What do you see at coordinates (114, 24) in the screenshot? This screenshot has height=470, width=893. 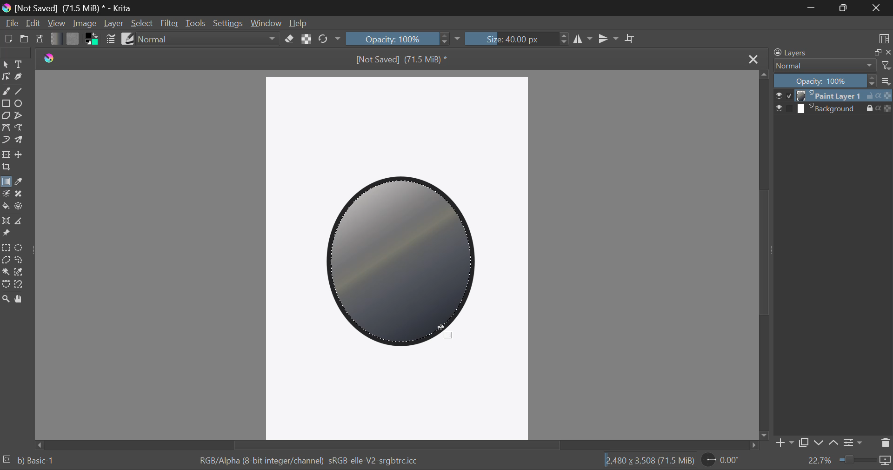 I see `Layer` at bounding box center [114, 24].